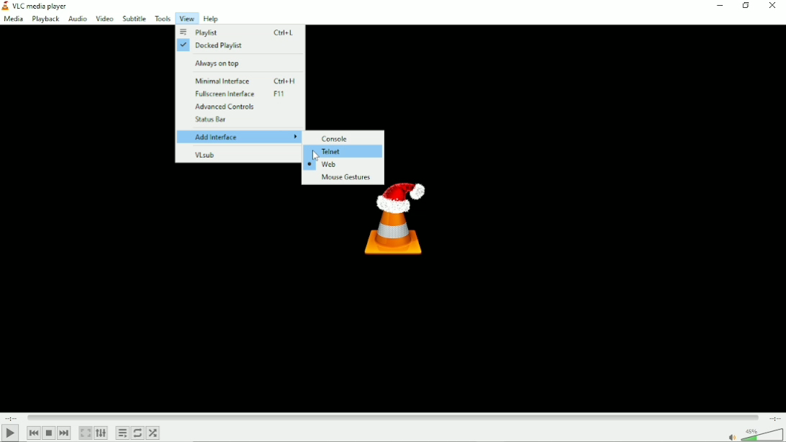 The width and height of the screenshot is (786, 442). I want to click on Fullscreen interface, so click(245, 94).